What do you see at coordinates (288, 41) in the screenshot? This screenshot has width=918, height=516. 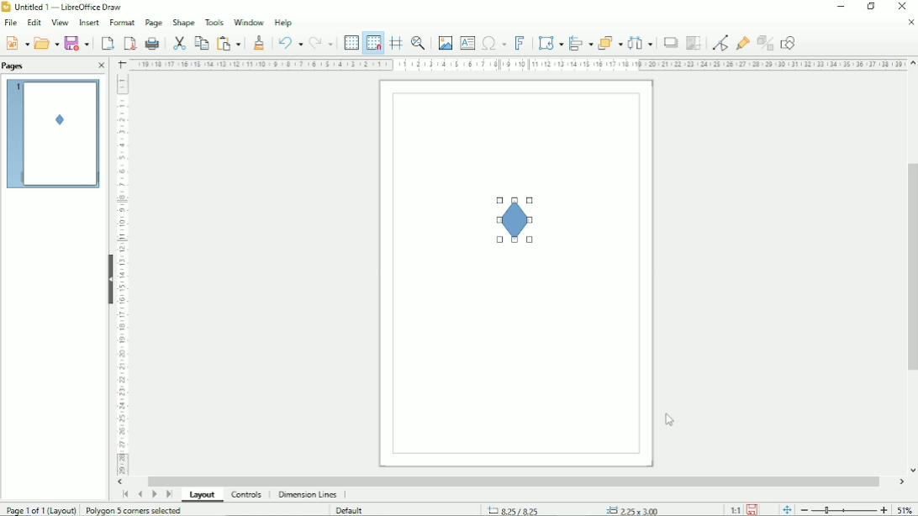 I see `Undo` at bounding box center [288, 41].